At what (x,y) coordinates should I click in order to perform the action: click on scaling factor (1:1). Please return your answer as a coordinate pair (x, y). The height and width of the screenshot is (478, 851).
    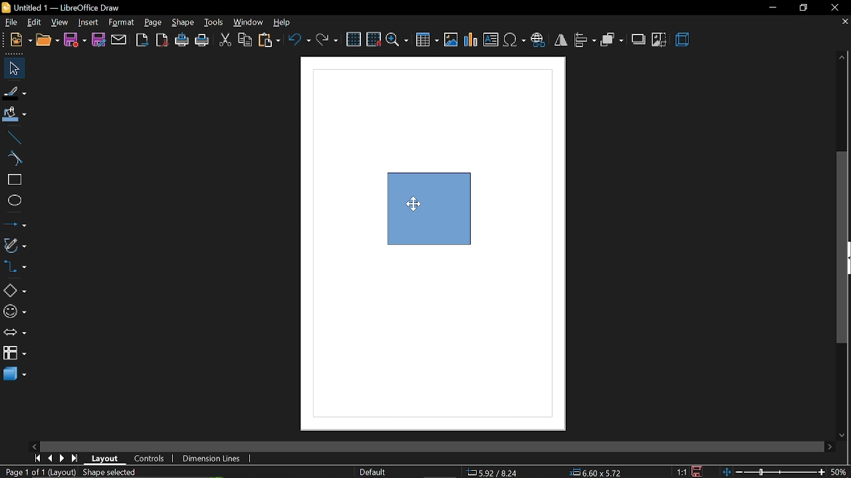
    Looking at the image, I should click on (680, 471).